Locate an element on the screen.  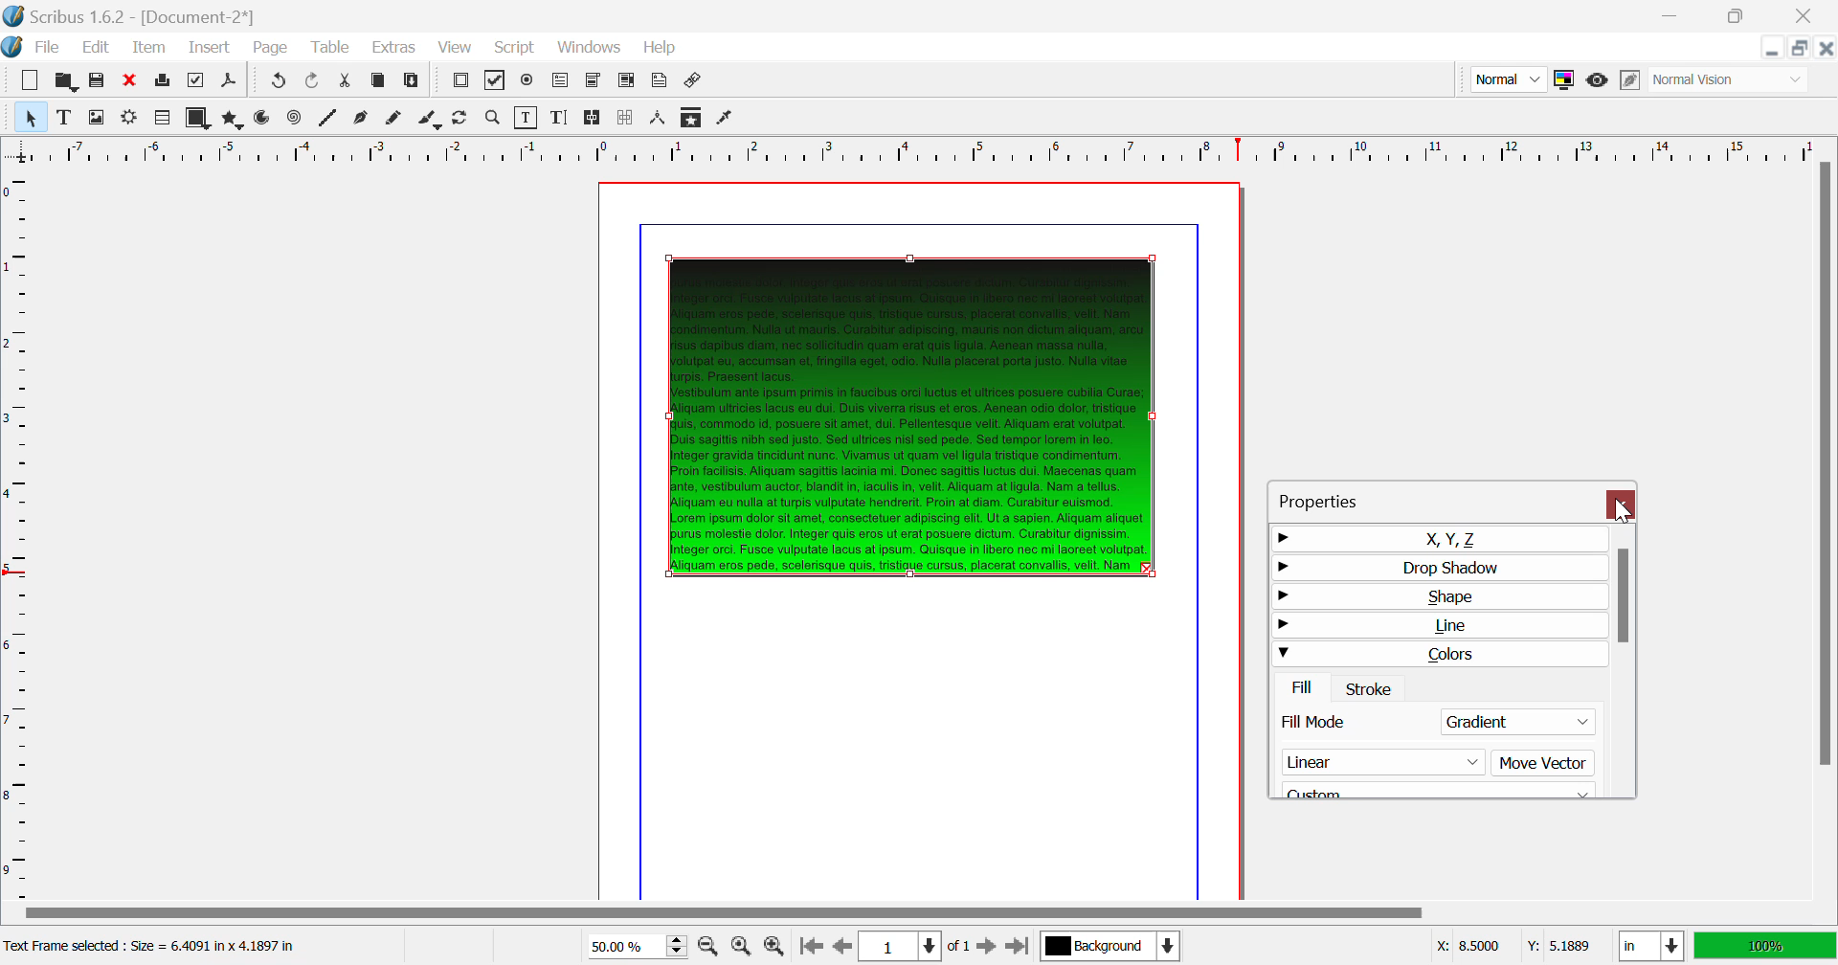
Close is located at coordinates (1808, 15).